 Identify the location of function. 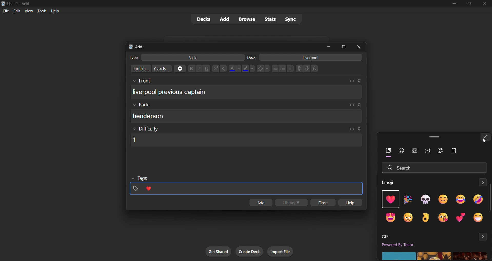
(316, 69).